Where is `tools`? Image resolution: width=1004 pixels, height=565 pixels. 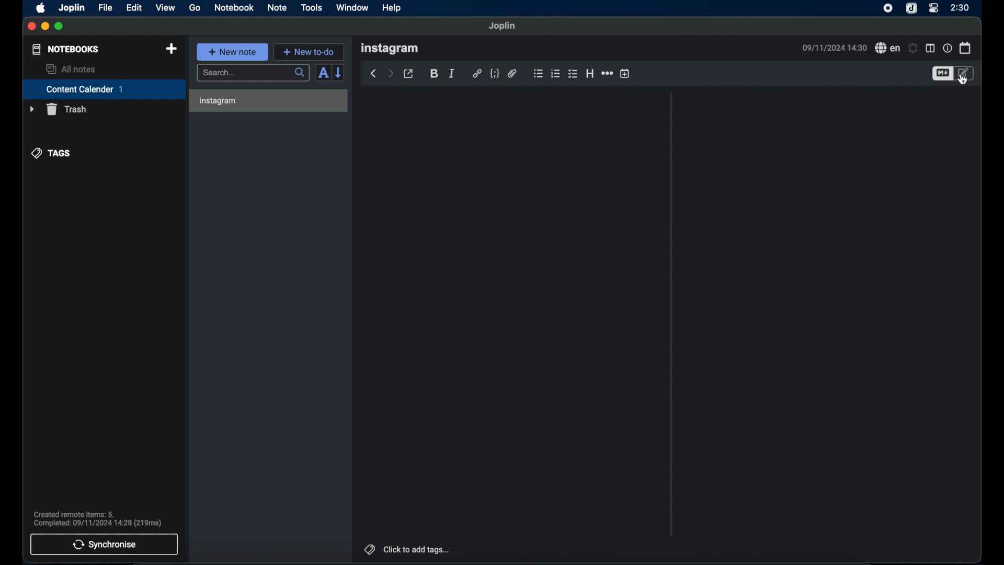
tools is located at coordinates (311, 7).